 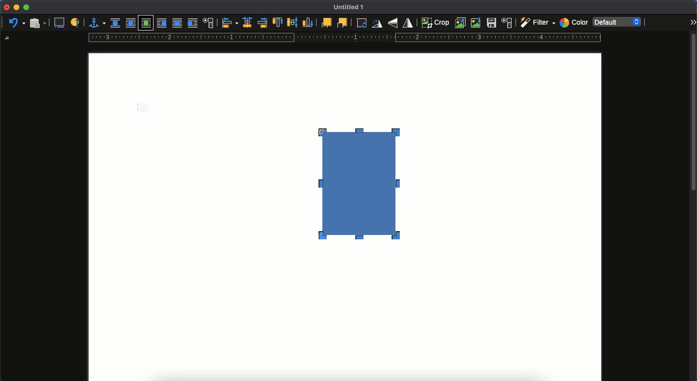 I want to click on rotate, so click(x=360, y=23).